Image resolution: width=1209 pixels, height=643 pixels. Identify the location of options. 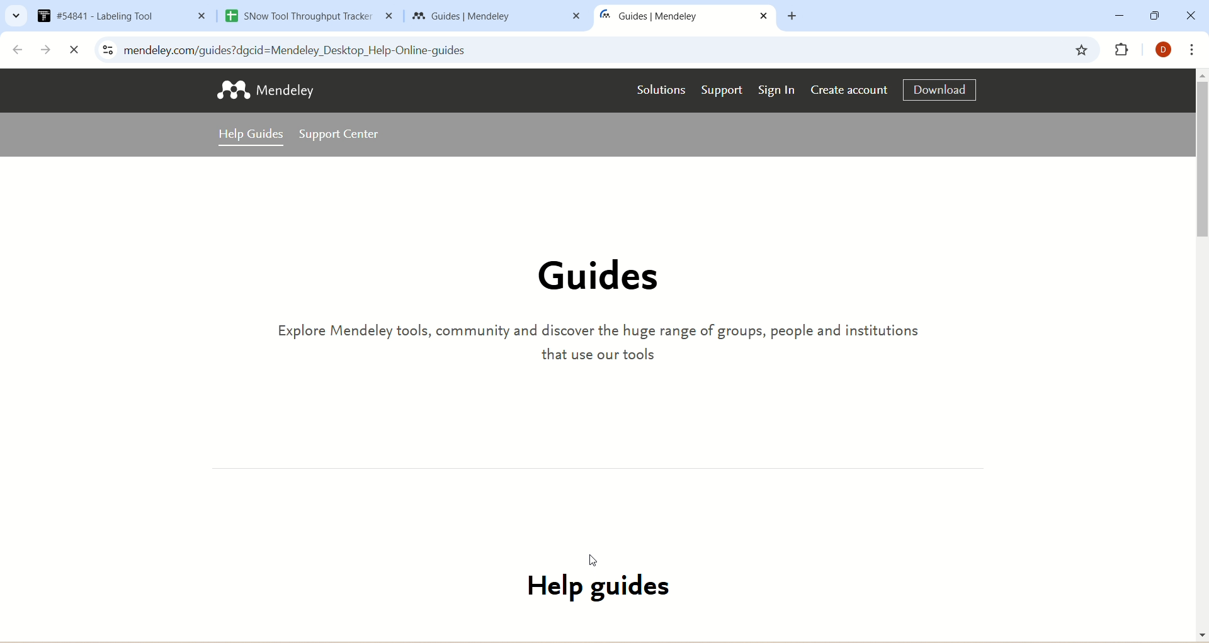
(1193, 52).